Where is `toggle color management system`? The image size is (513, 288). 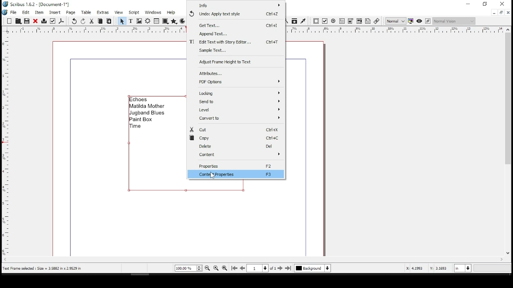 toggle color management system is located at coordinates (410, 22).